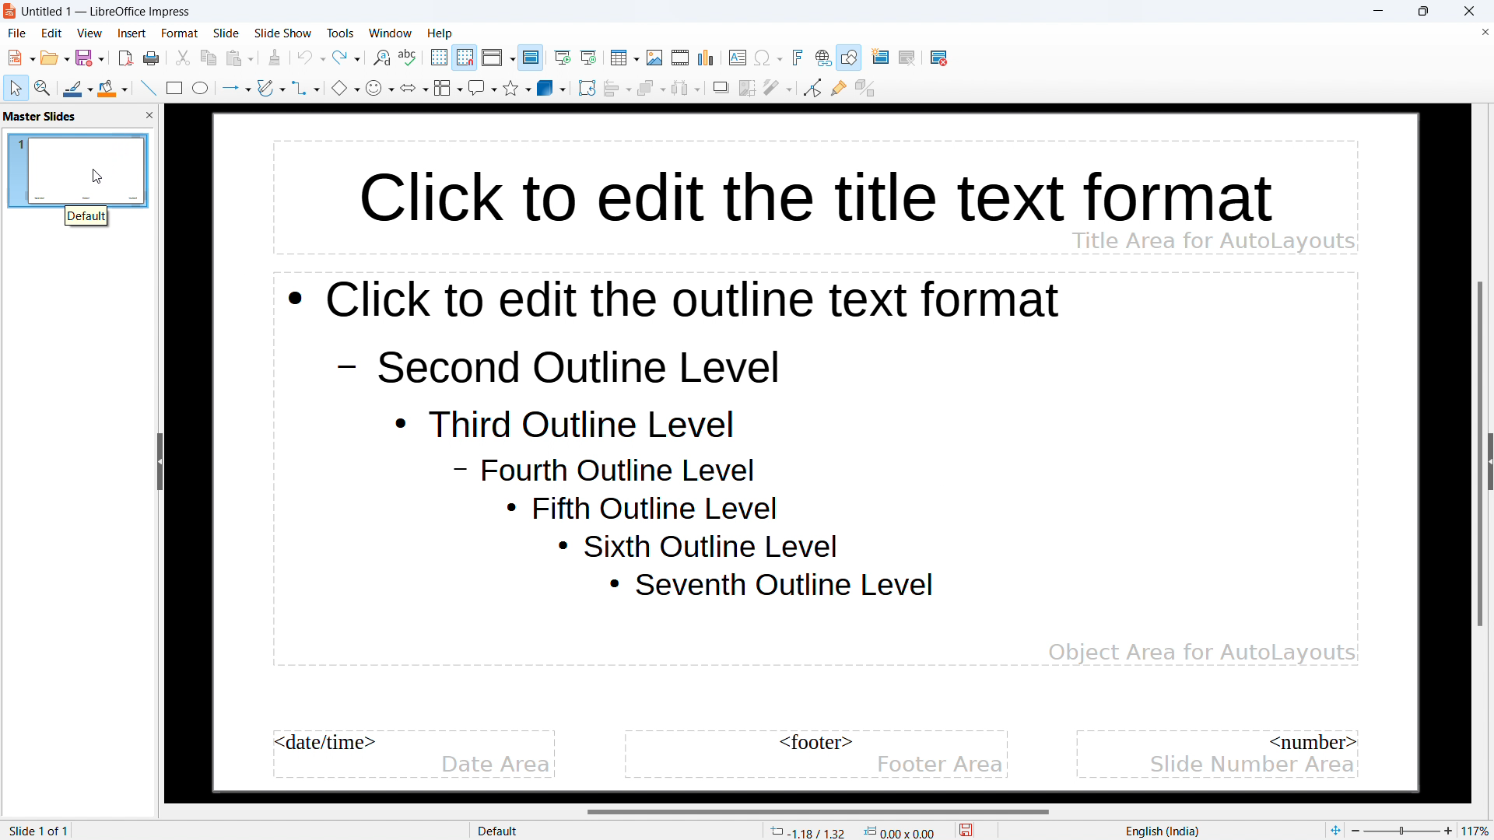 The height and width of the screenshot is (840, 1494). What do you see at coordinates (977, 58) in the screenshot?
I see `slide layout` at bounding box center [977, 58].